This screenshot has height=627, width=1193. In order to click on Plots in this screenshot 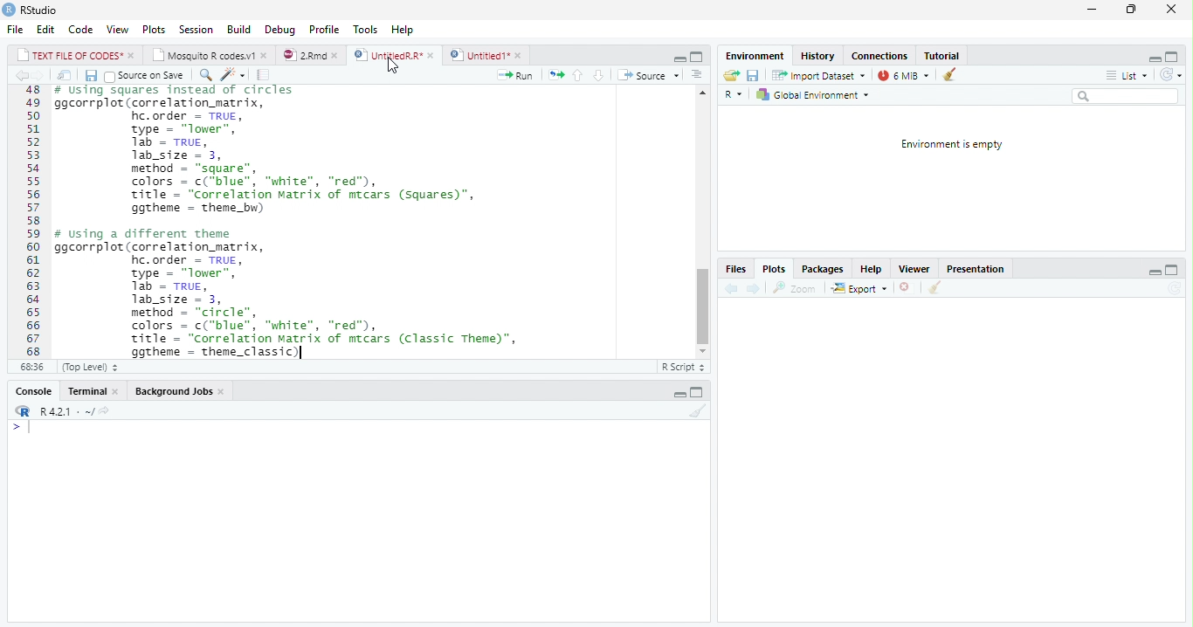, I will do `click(776, 270)`.